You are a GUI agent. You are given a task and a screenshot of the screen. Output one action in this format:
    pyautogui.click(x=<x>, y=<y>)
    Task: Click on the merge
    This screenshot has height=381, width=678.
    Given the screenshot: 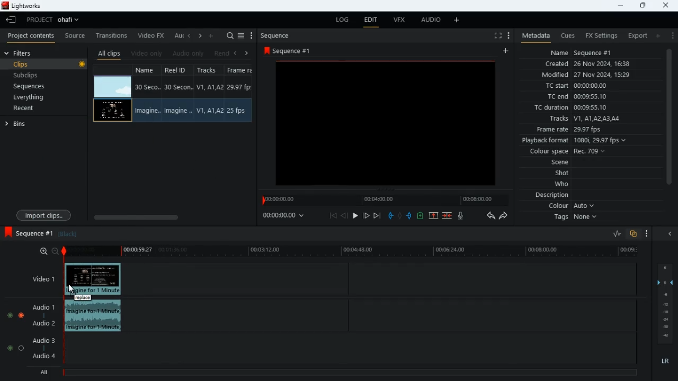 What is the action you would take?
    pyautogui.click(x=448, y=216)
    